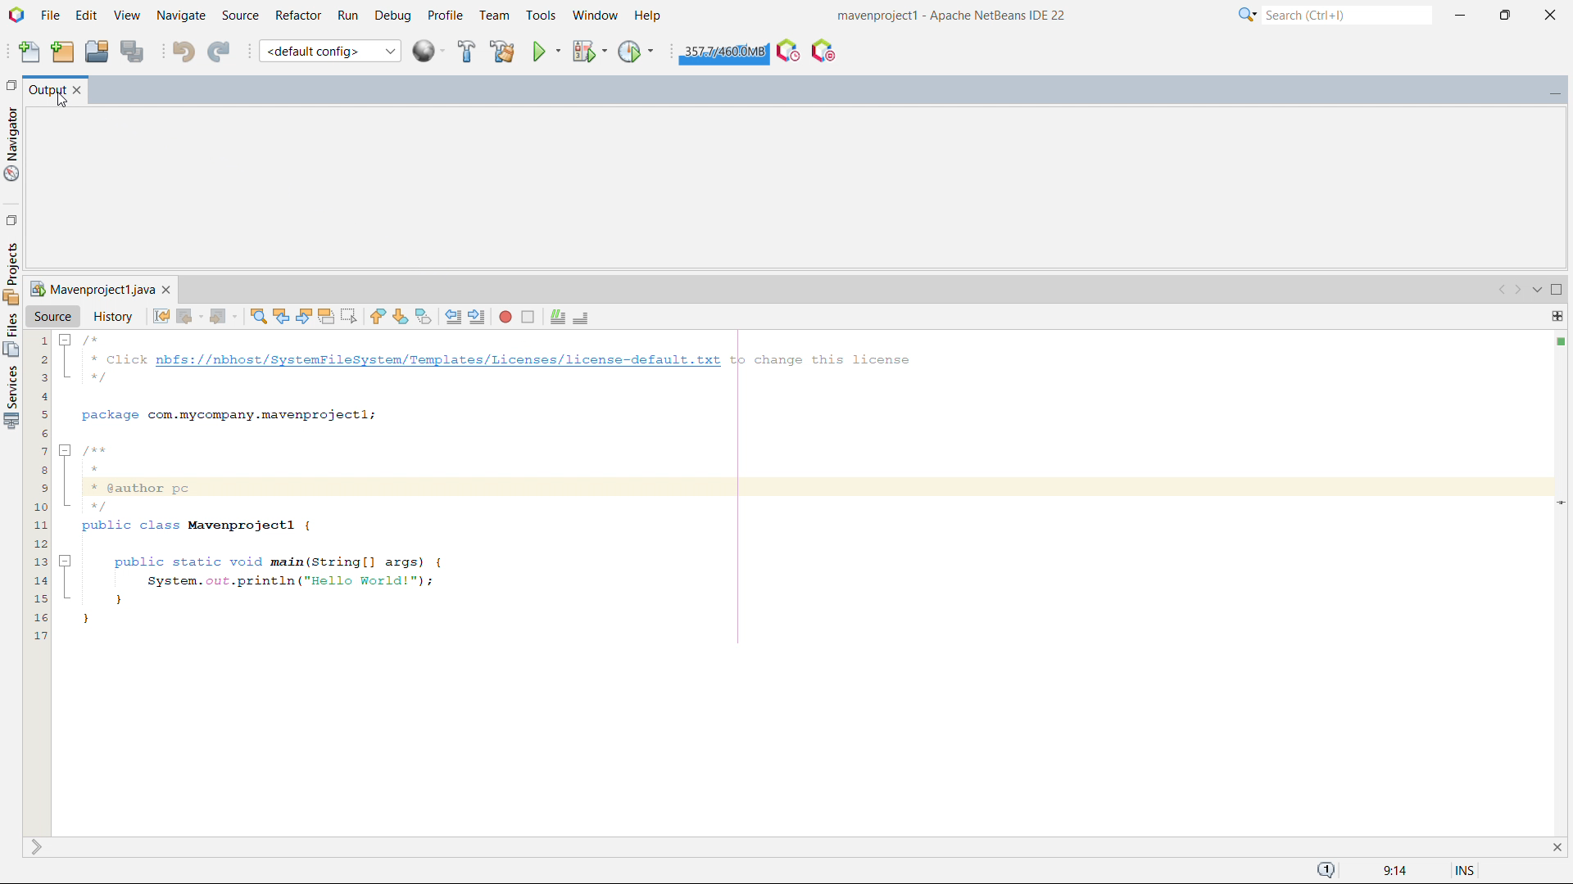 The image size is (1573, 884). What do you see at coordinates (1552, 16) in the screenshot?
I see `close` at bounding box center [1552, 16].